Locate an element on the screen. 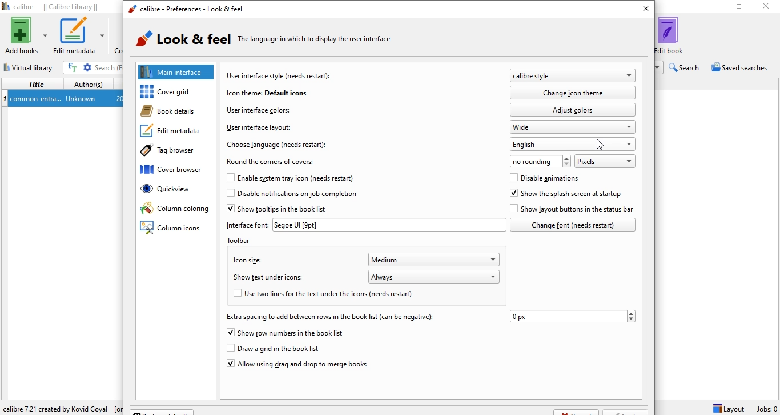 The width and height of the screenshot is (780, 415). draw a grid in the book list is located at coordinates (283, 349).